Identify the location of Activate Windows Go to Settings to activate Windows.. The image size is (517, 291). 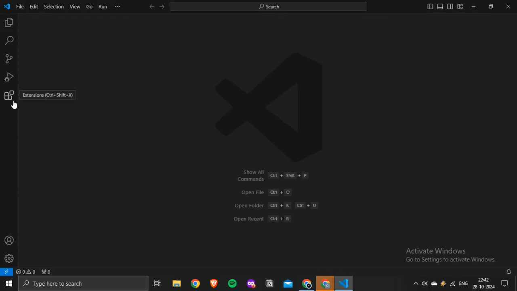
(451, 255).